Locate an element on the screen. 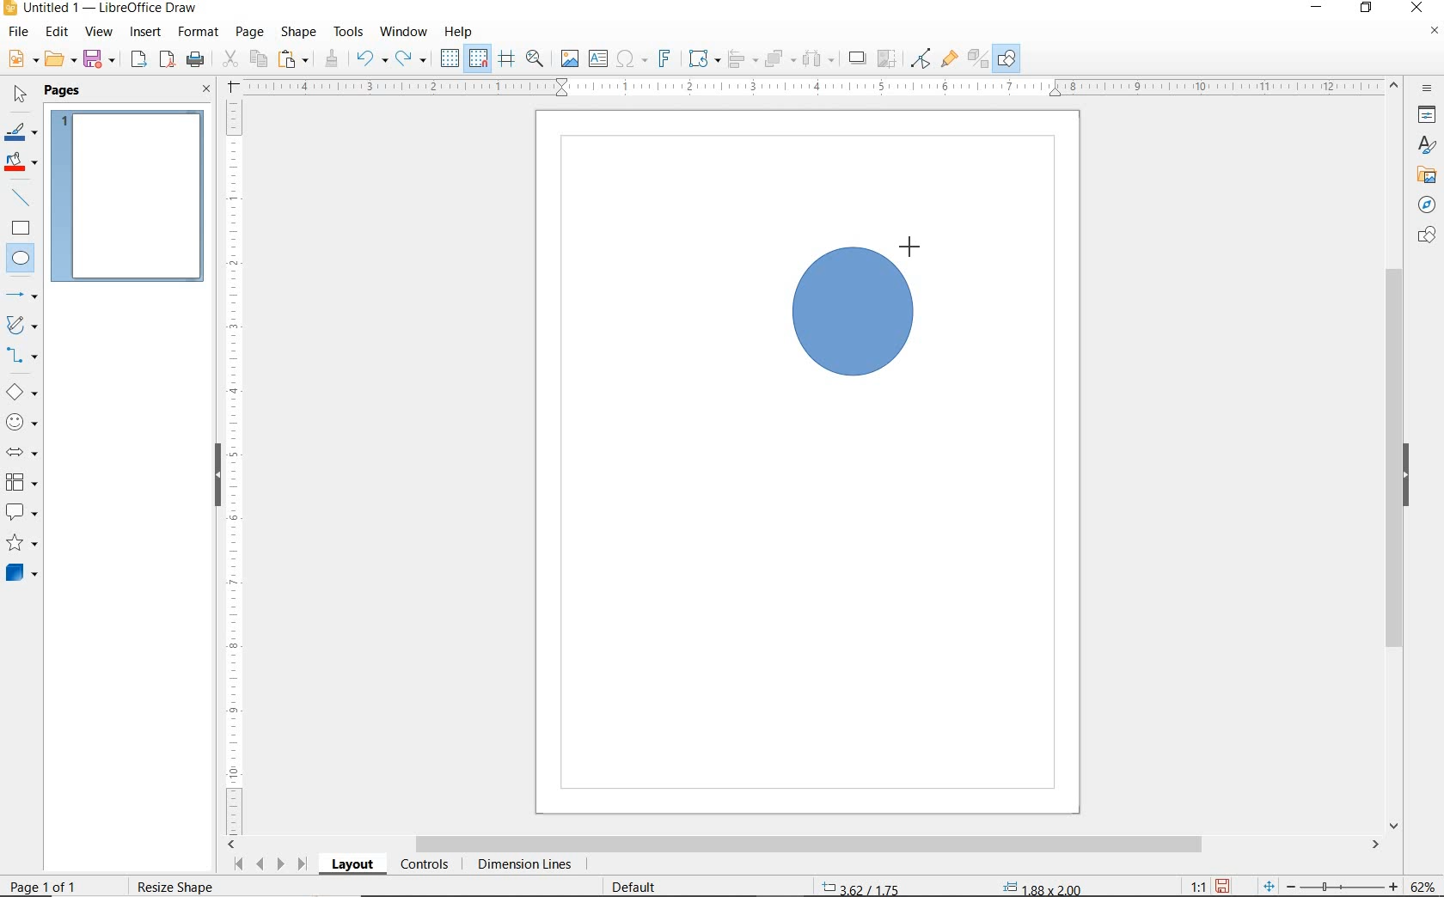 The height and width of the screenshot is (897, 1444). HIDE is located at coordinates (215, 473).